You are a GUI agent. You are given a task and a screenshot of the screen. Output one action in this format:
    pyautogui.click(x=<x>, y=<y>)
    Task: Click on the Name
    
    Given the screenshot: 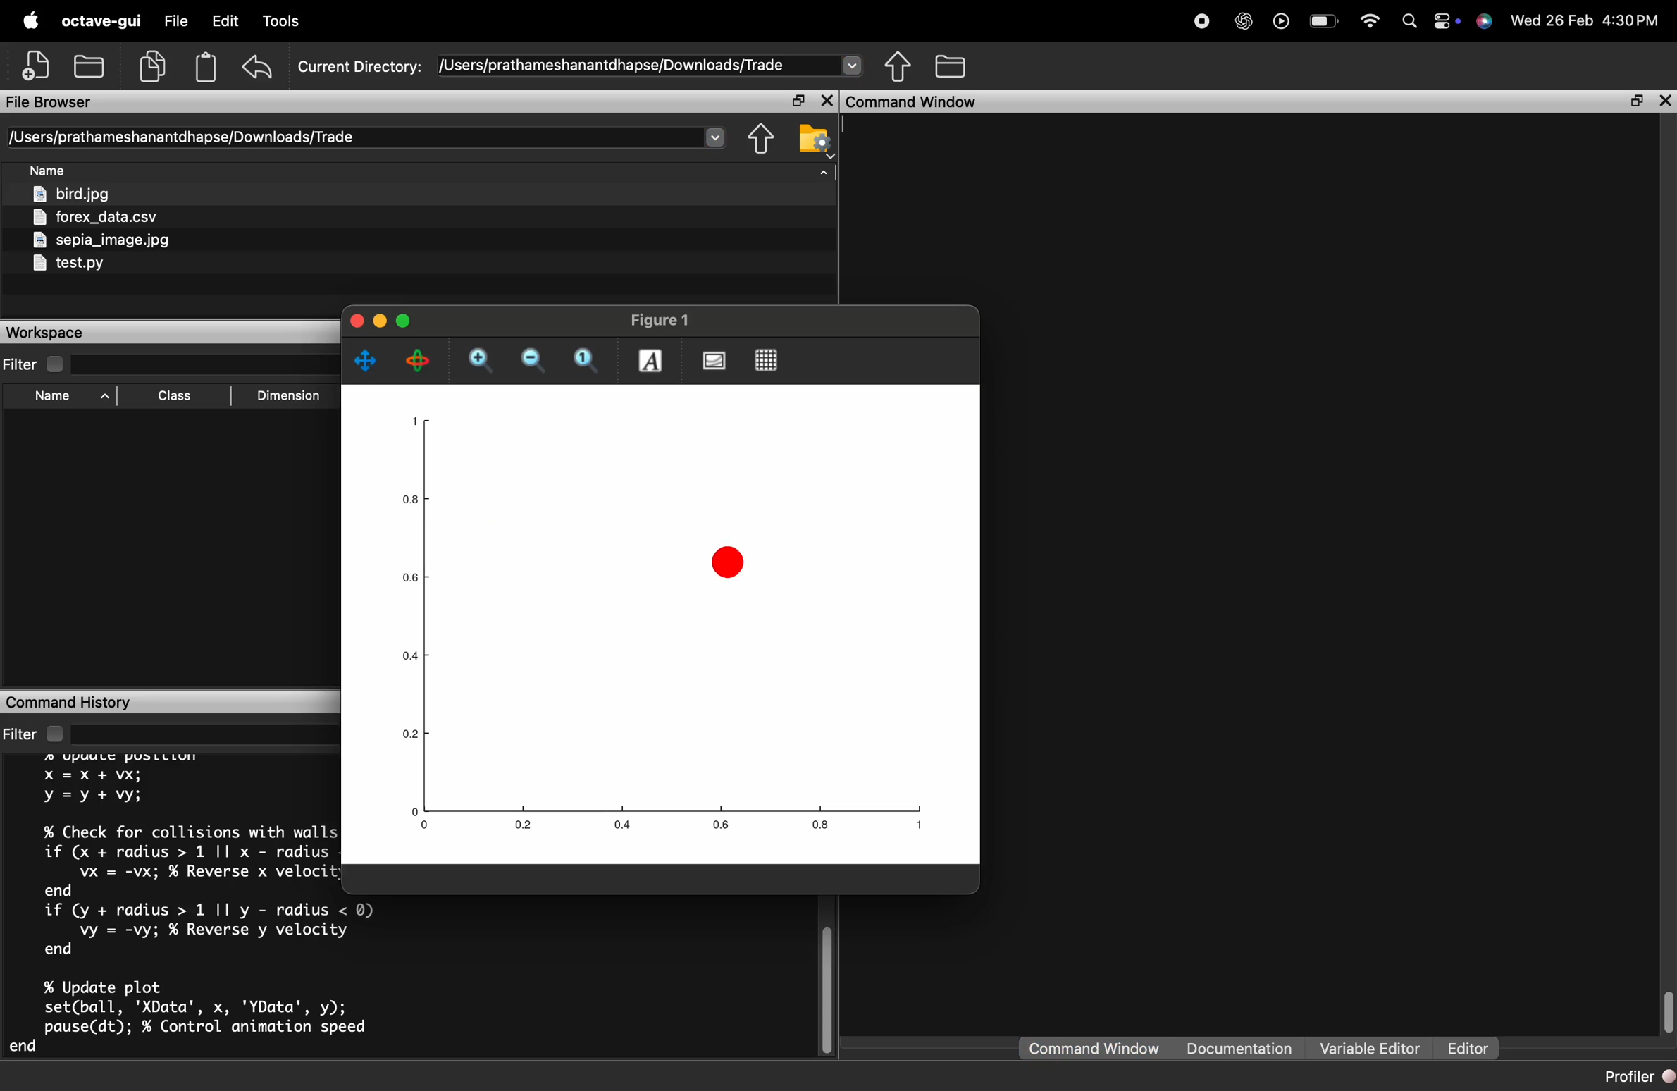 What is the action you would take?
    pyautogui.click(x=47, y=169)
    